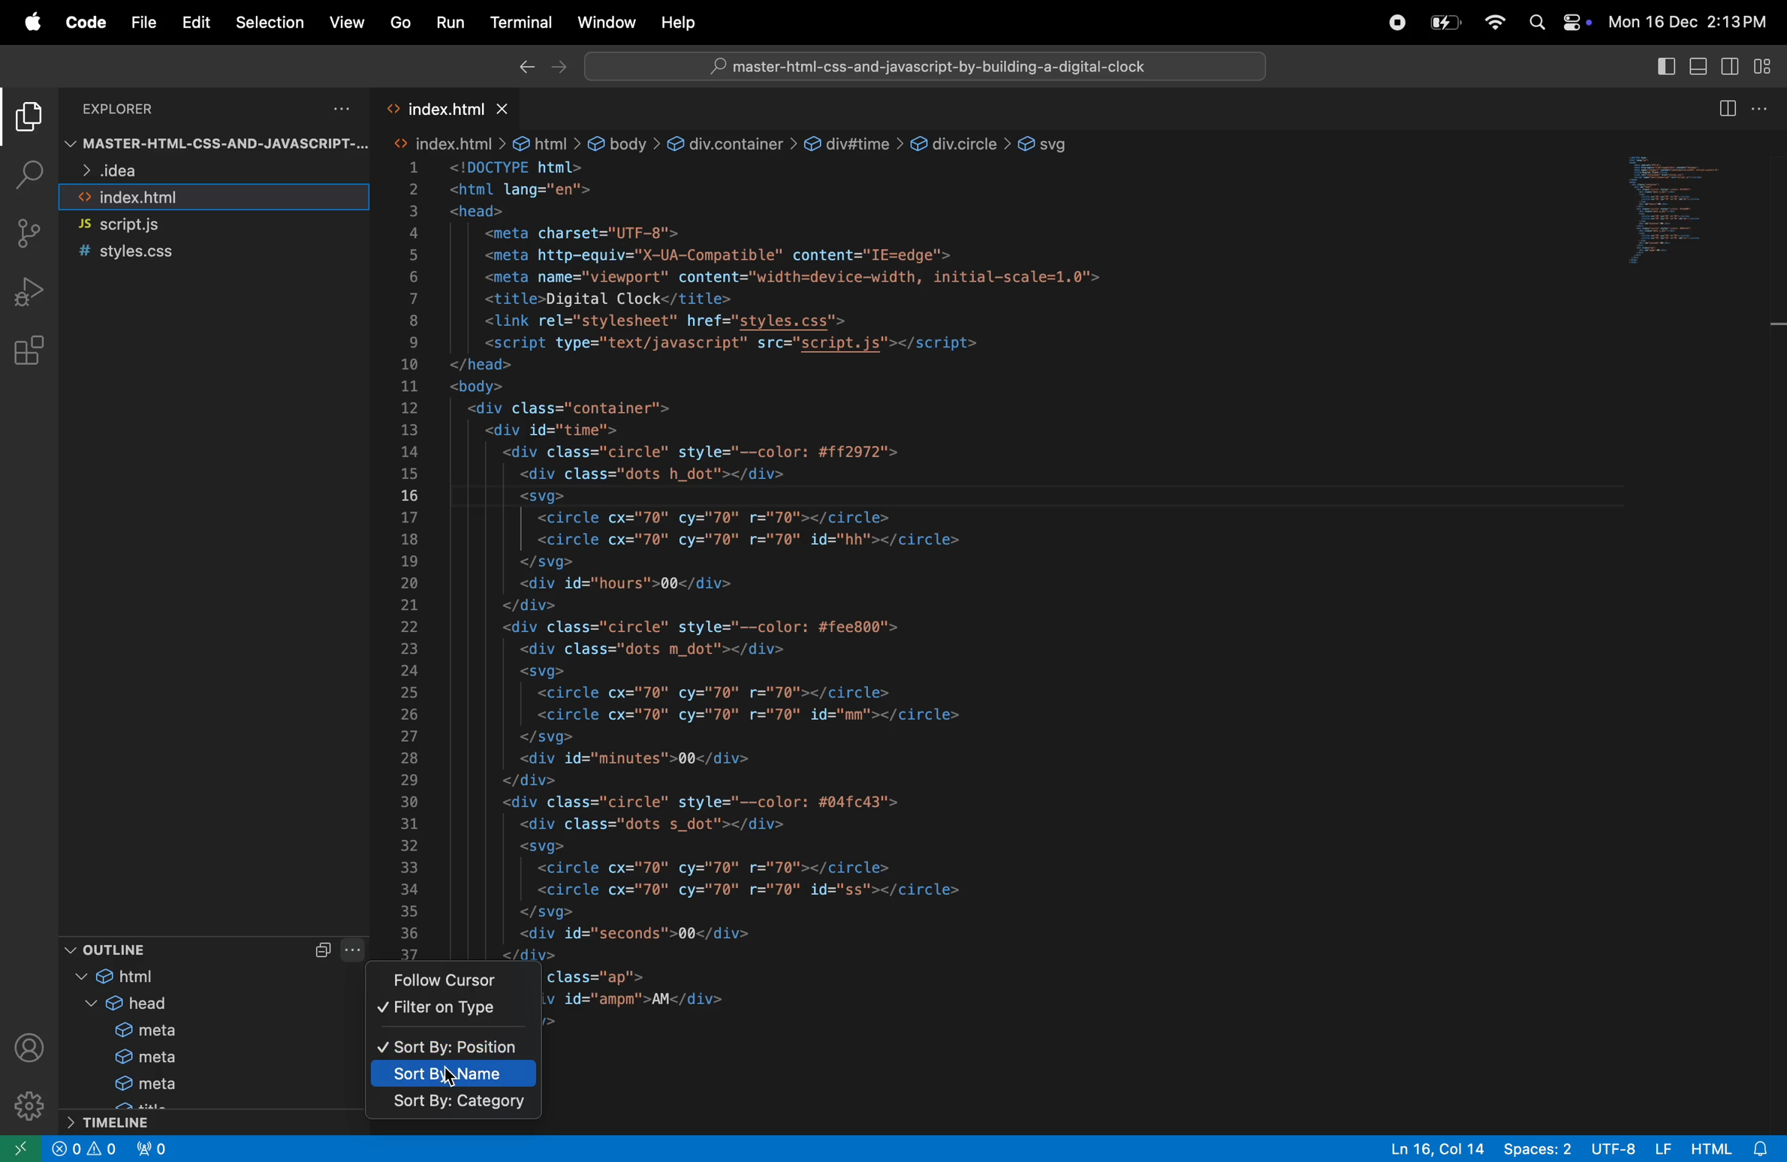  What do you see at coordinates (156, 1148) in the screenshot?
I see `no ports forwarded` at bounding box center [156, 1148].